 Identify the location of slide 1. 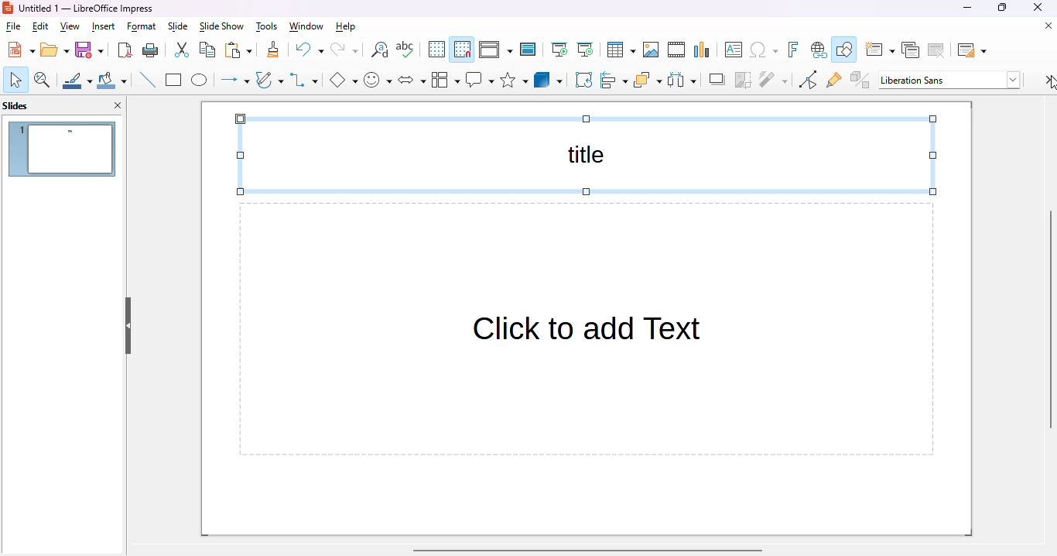
(63, 149).